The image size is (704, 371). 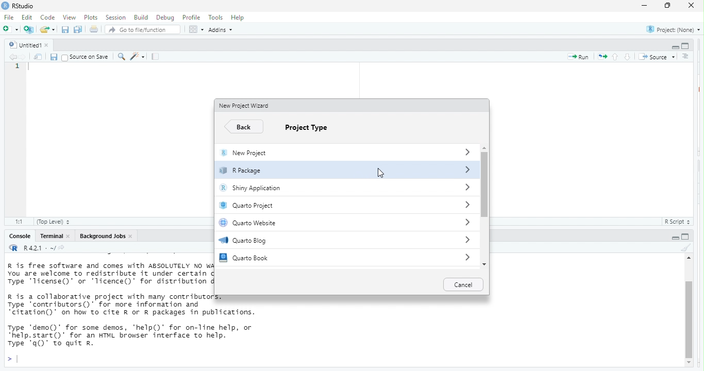 What do you see at coordinates (688, 259) in the screenshot?
I see `scroll up` at bounding box center [688, 259].